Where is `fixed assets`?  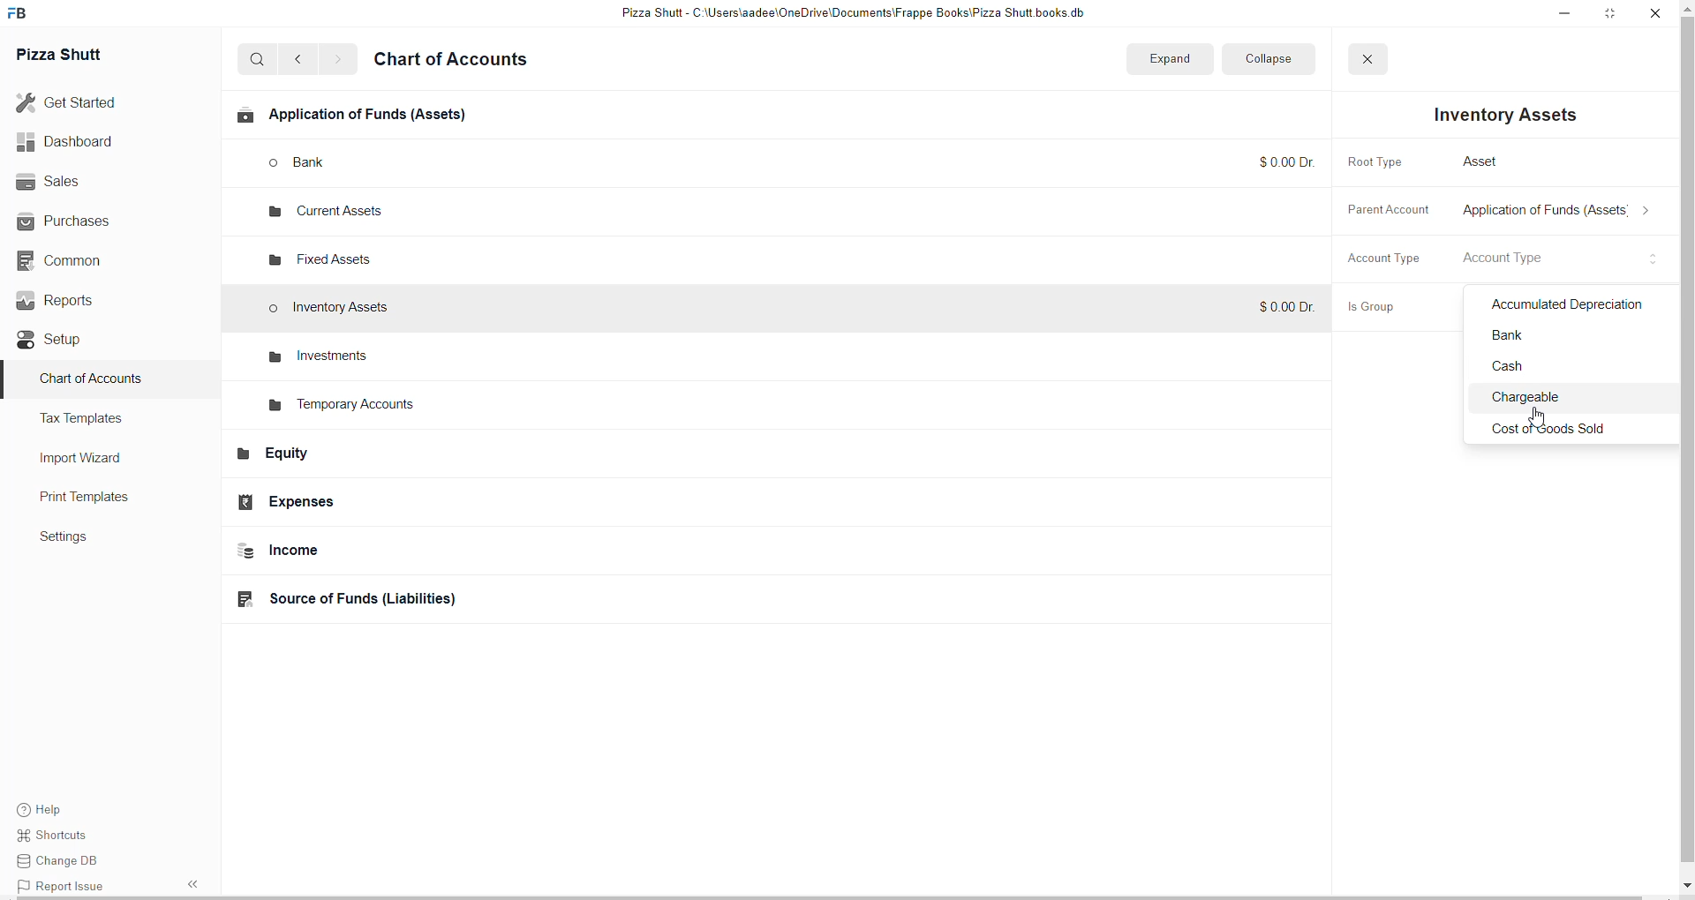
fixed assets is located at coordinates (326, 255).